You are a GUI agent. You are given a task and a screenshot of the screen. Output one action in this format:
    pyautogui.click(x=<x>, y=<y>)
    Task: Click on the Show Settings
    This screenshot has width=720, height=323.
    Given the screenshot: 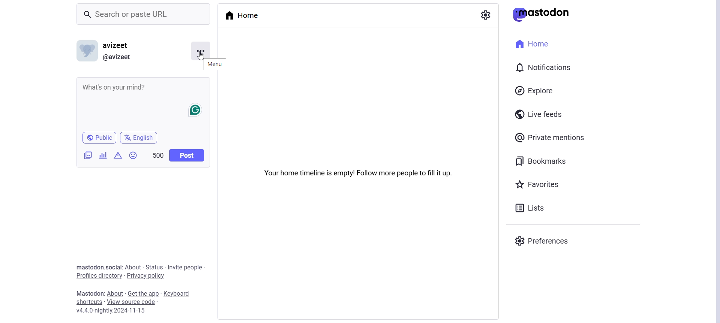 What is the action you would take?
    pyautogui.click(x=489, y=15)
    